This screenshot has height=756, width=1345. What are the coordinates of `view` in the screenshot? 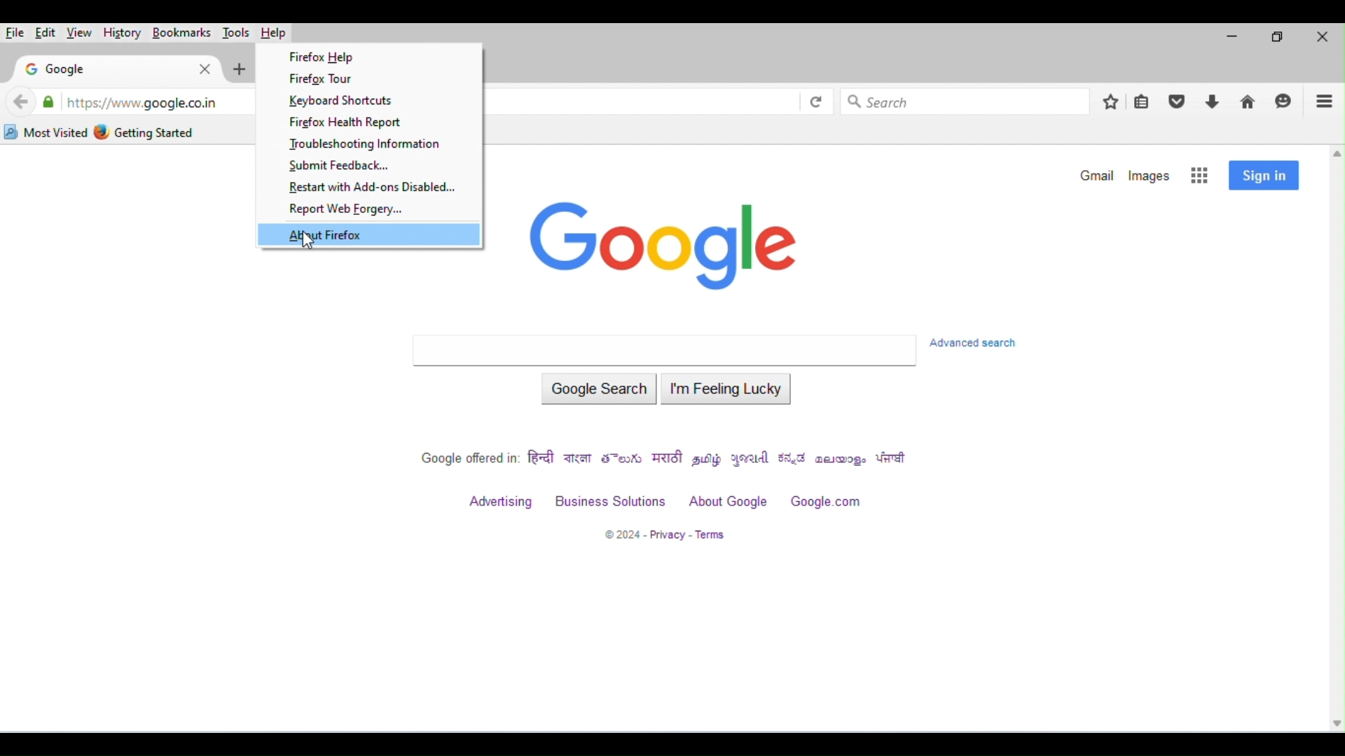 It's located at (78, 33).